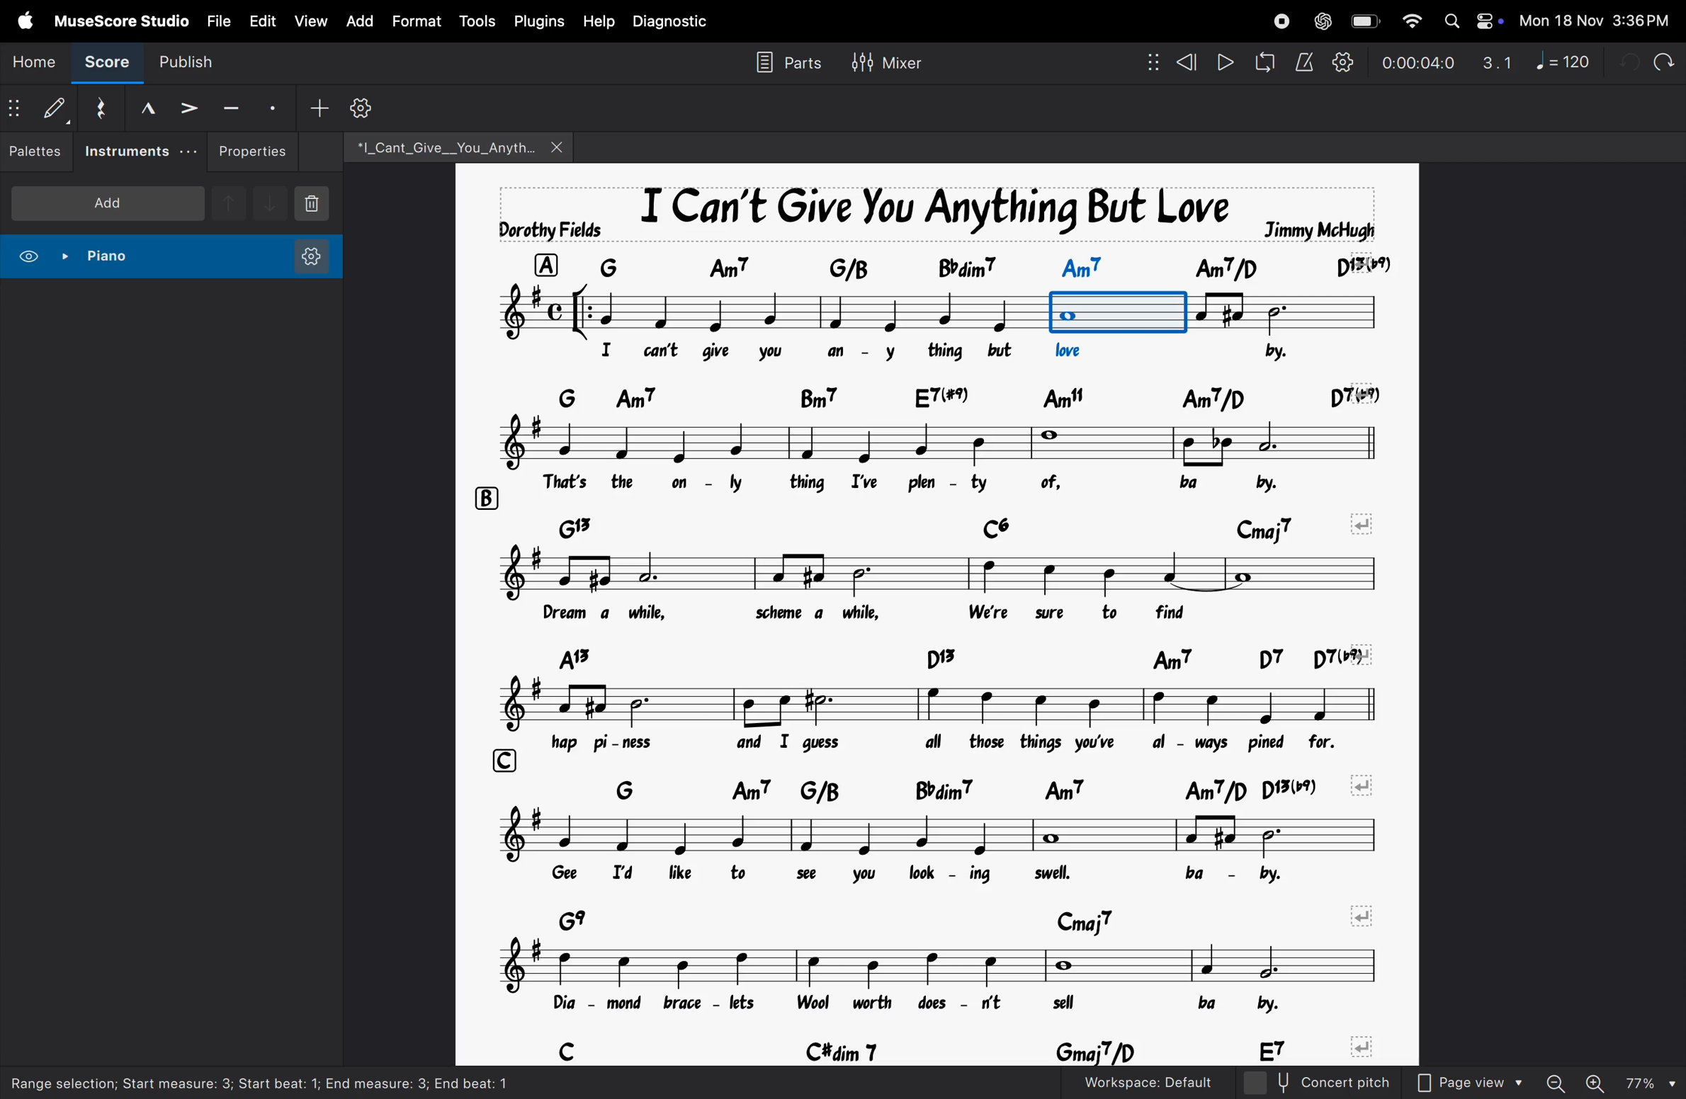  What do you see at coordinates (107, 201) in the screenshot?
I see `add` at bounding box center [107, 201].